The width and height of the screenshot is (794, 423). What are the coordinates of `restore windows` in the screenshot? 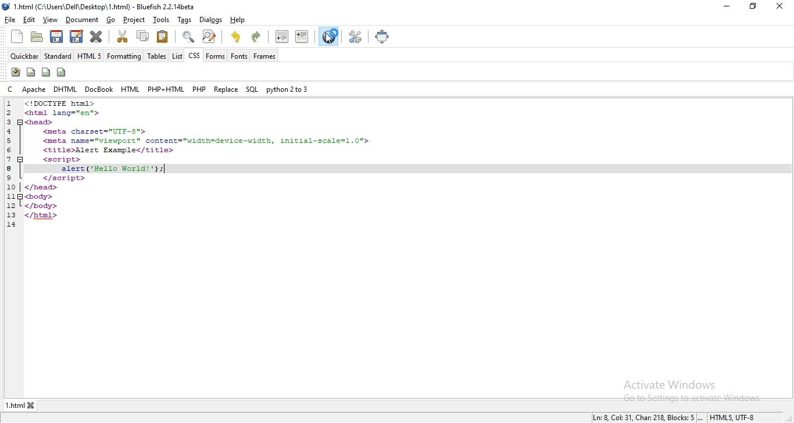 It's located at (754, 6).